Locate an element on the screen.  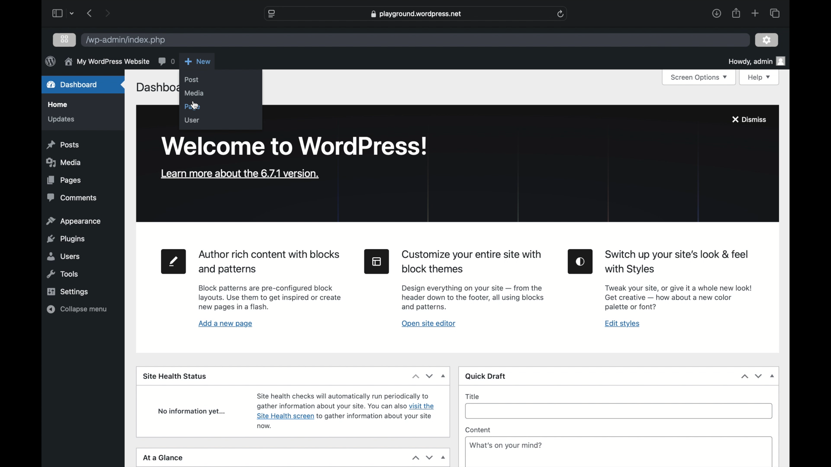
settings is located at coordinates (68, 291).